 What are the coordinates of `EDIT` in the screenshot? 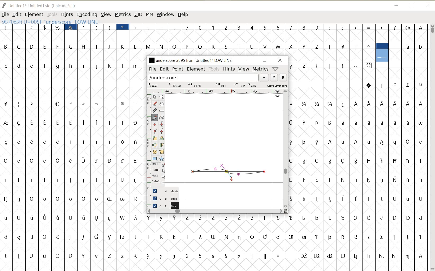 It's located at (164, 69).